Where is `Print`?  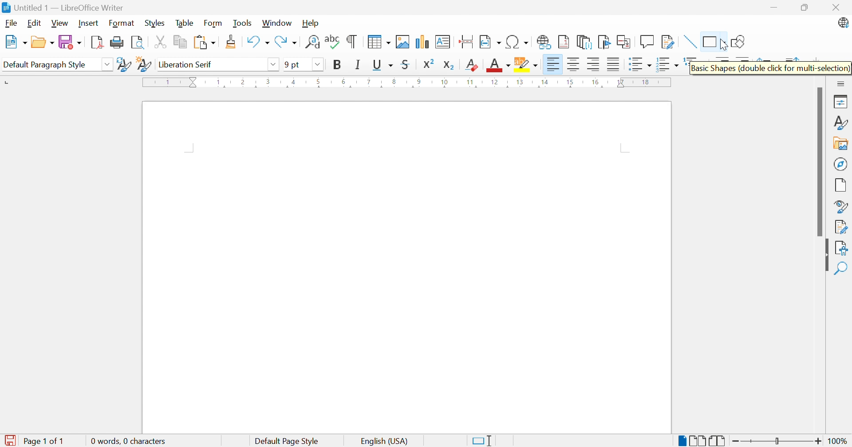 Print is located at coordinates (118, 42).